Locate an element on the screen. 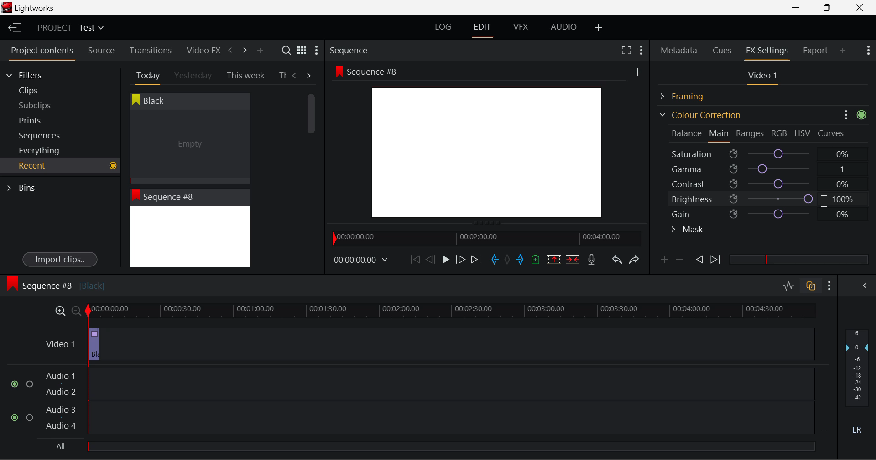 This screenshot has height=460, width=876. Colour Correction is located at coordinates (700, 115).